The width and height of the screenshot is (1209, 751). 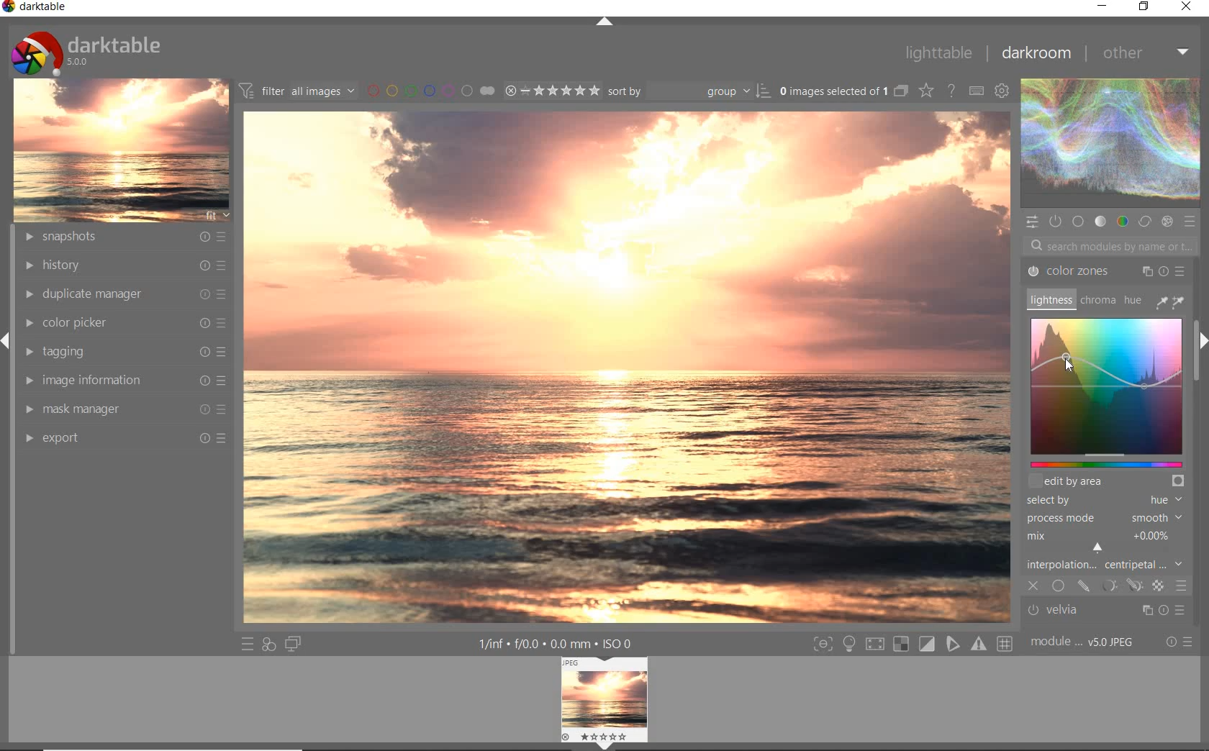 I want to click on EXPAND/COLLAPSE, so click(x=604, y=22).